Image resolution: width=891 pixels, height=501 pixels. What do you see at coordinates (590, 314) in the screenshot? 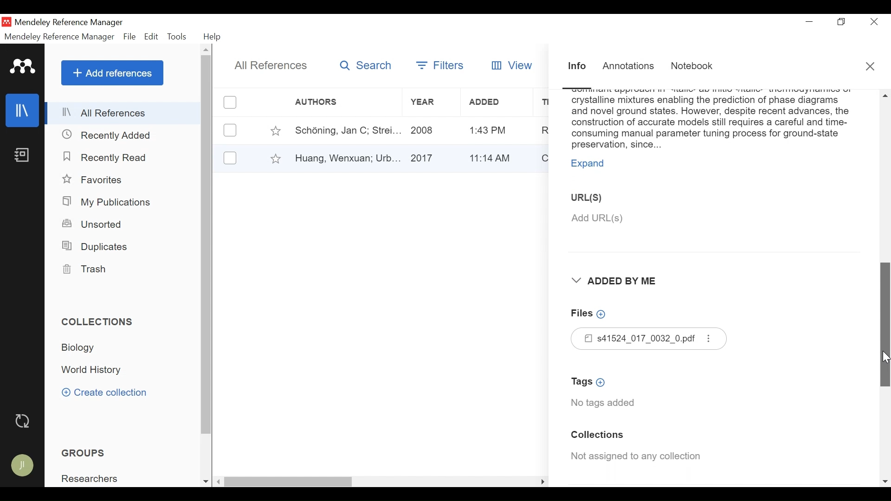
I see `Add Files` at bounding box center [590, 314].